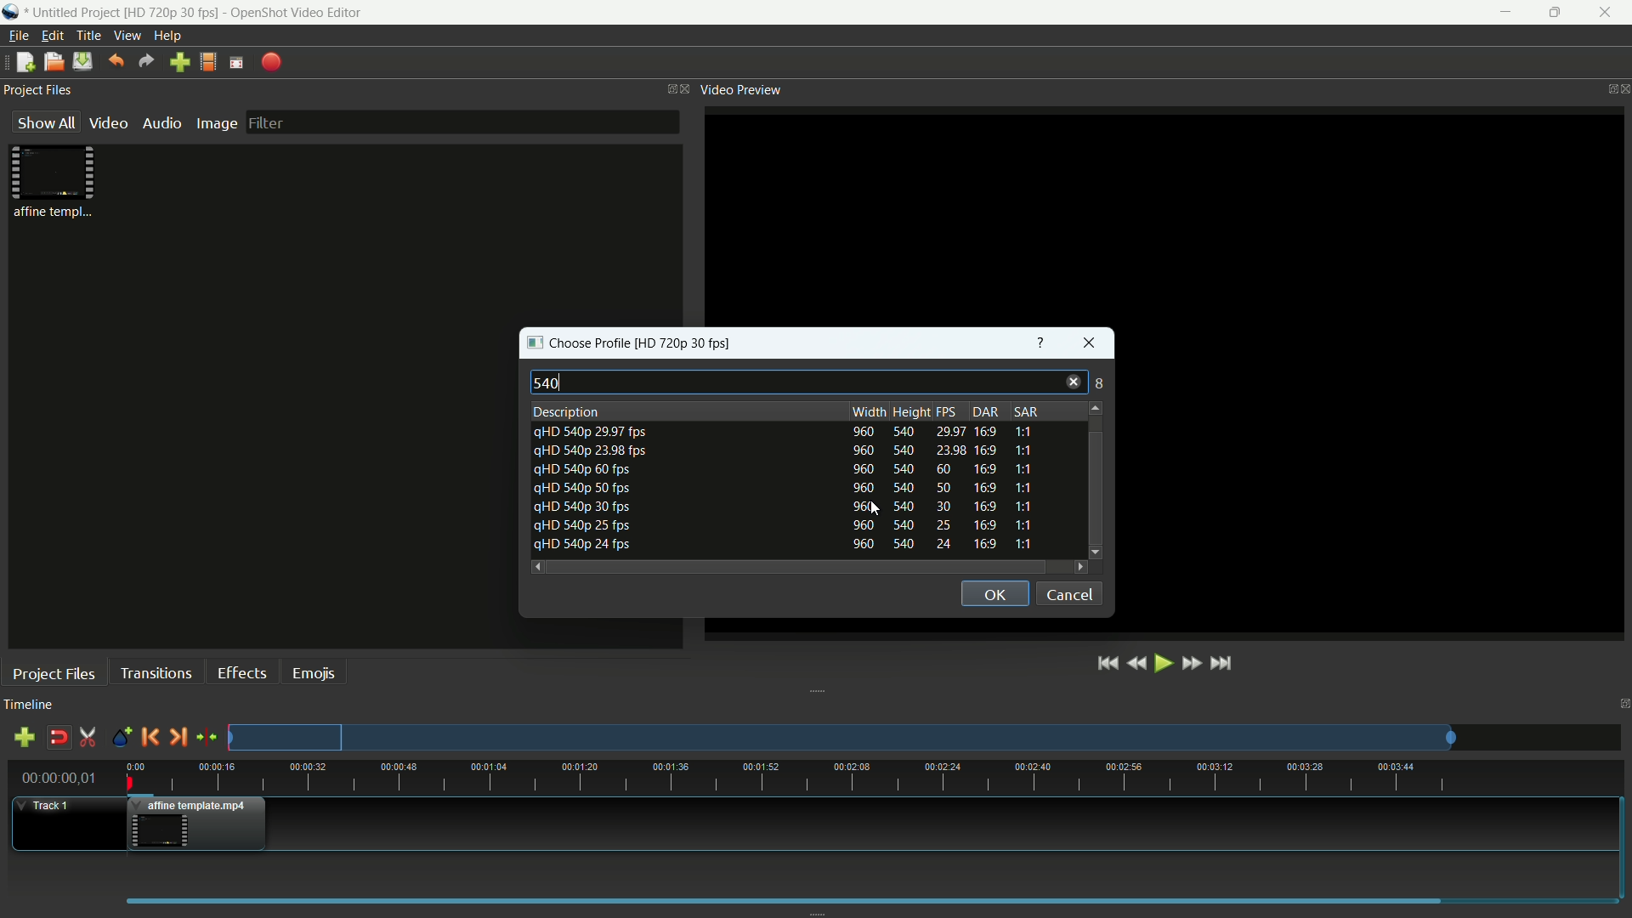 Image resolution: width=1632 pixels, height=918 pixels. What do you see at coordinates (875, 775) in the screenshot?
I see `time` at bounding box center [875, 775].